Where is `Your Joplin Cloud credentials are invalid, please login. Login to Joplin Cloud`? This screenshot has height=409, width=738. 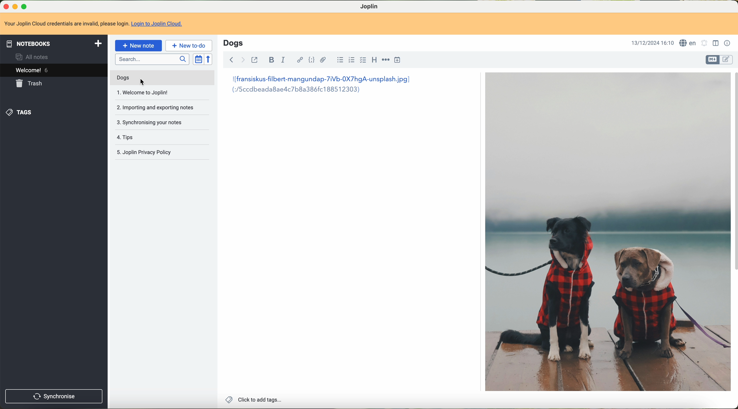
Your Joplin Cloud credentials are invalid, please login. Login to Joplin Cloud is located at coordinates (96, 24).